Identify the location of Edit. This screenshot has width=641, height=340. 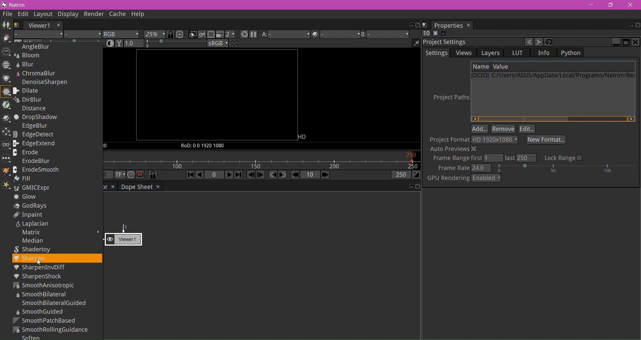
(24, 15).